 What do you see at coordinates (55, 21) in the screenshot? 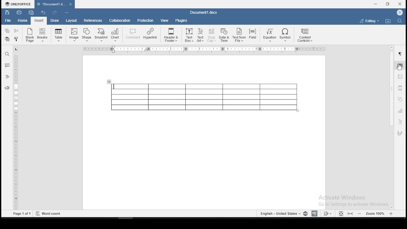
I see `draw` at bounding box center [55, 21].